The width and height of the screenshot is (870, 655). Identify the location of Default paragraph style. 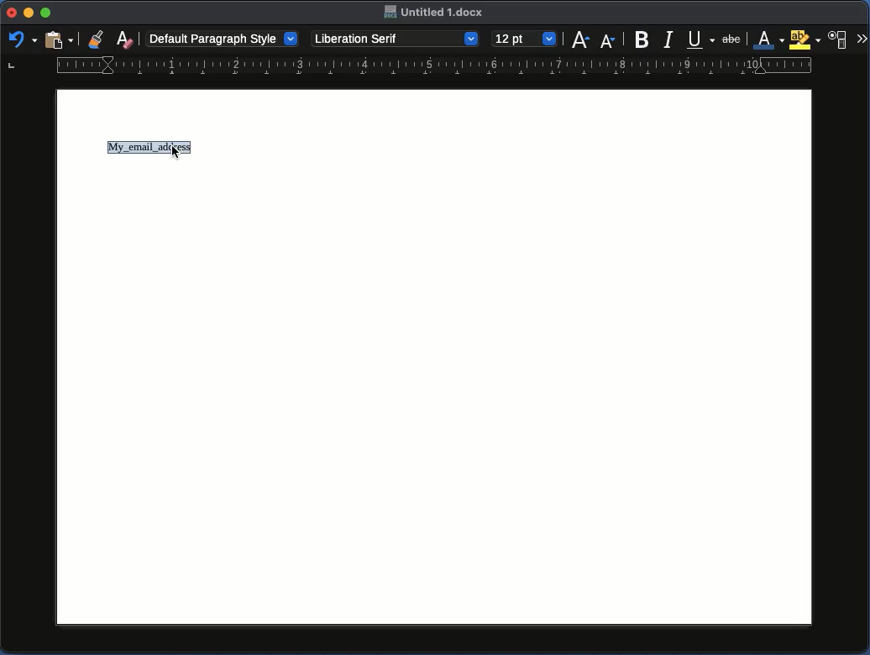
(223, 38).